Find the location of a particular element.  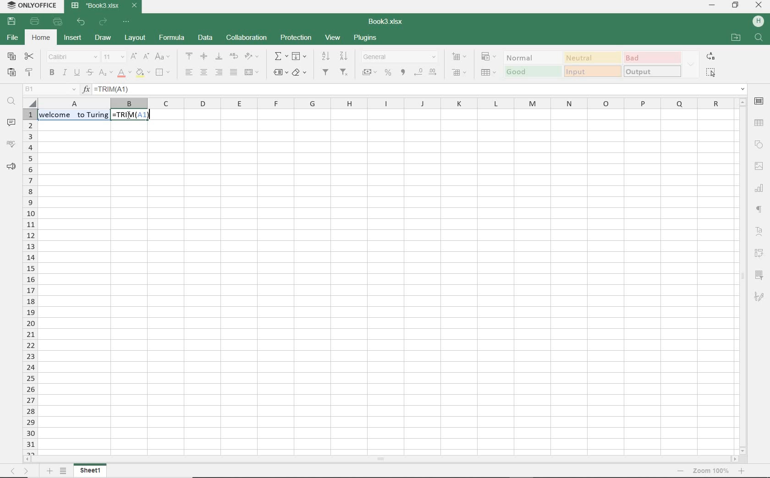

font is located at coordinates (71, 57).